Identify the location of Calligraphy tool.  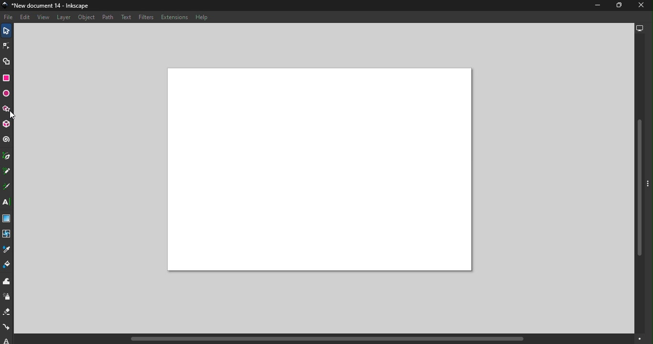
(8, 187).